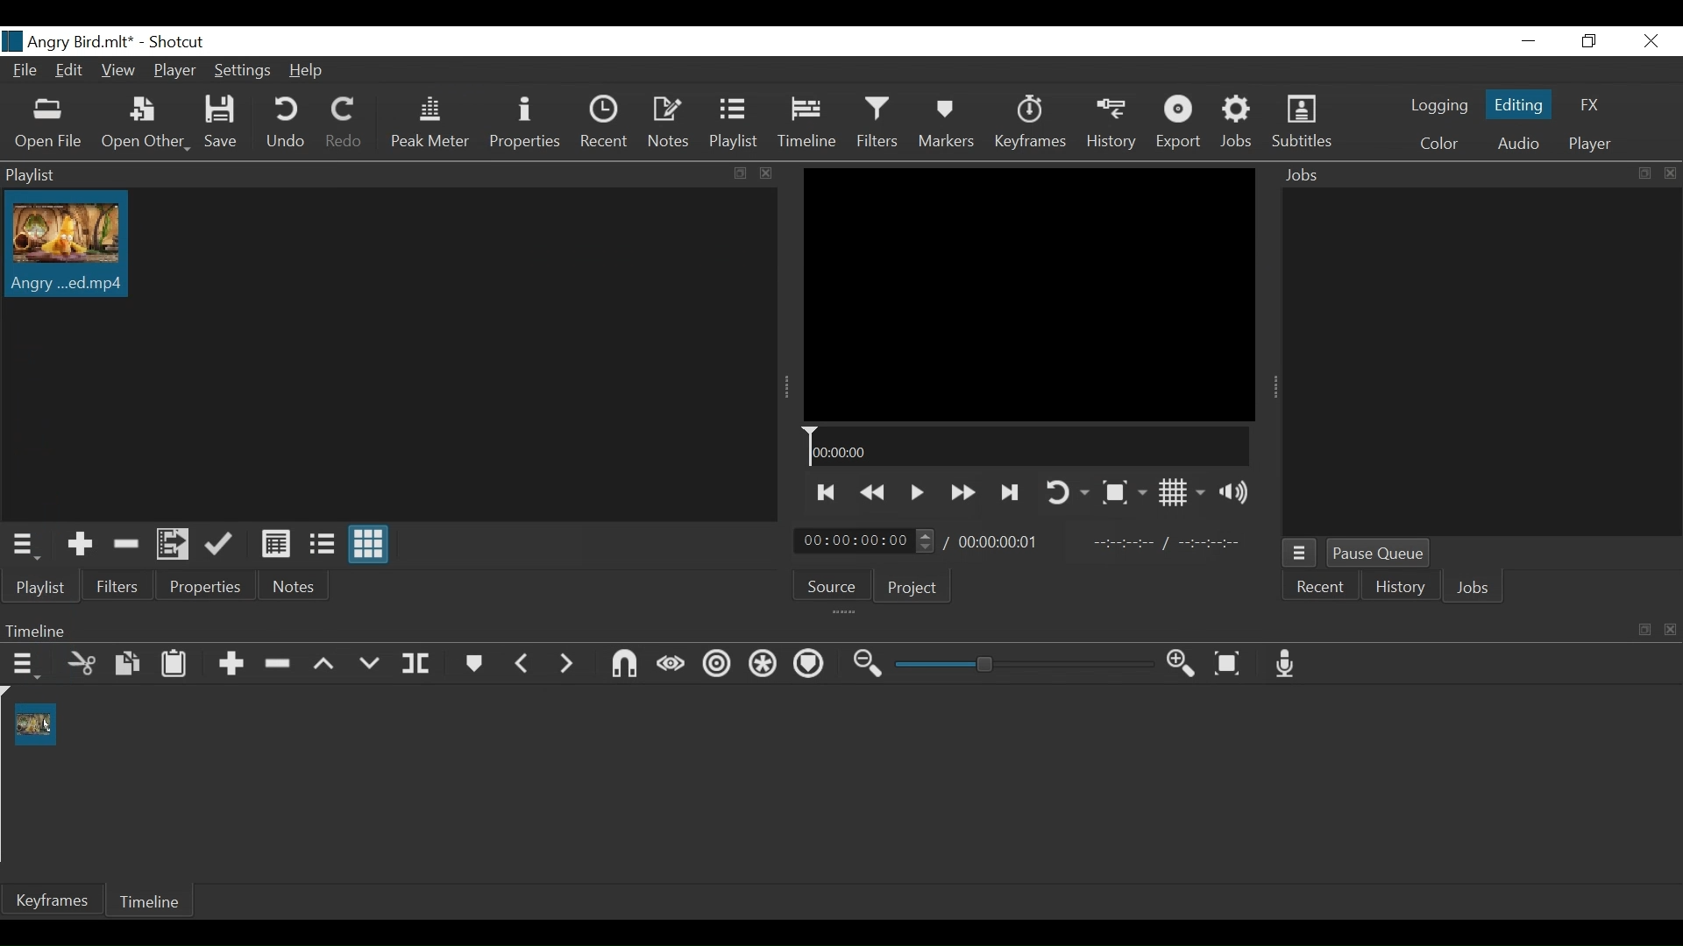  I want to click on Skip to the next point, so click(1008, 494).